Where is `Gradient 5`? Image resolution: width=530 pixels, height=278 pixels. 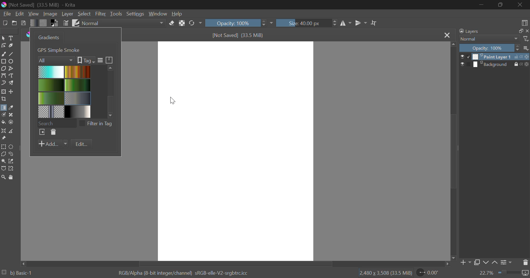
Gradient 5 is located at coordinates (51, 98).